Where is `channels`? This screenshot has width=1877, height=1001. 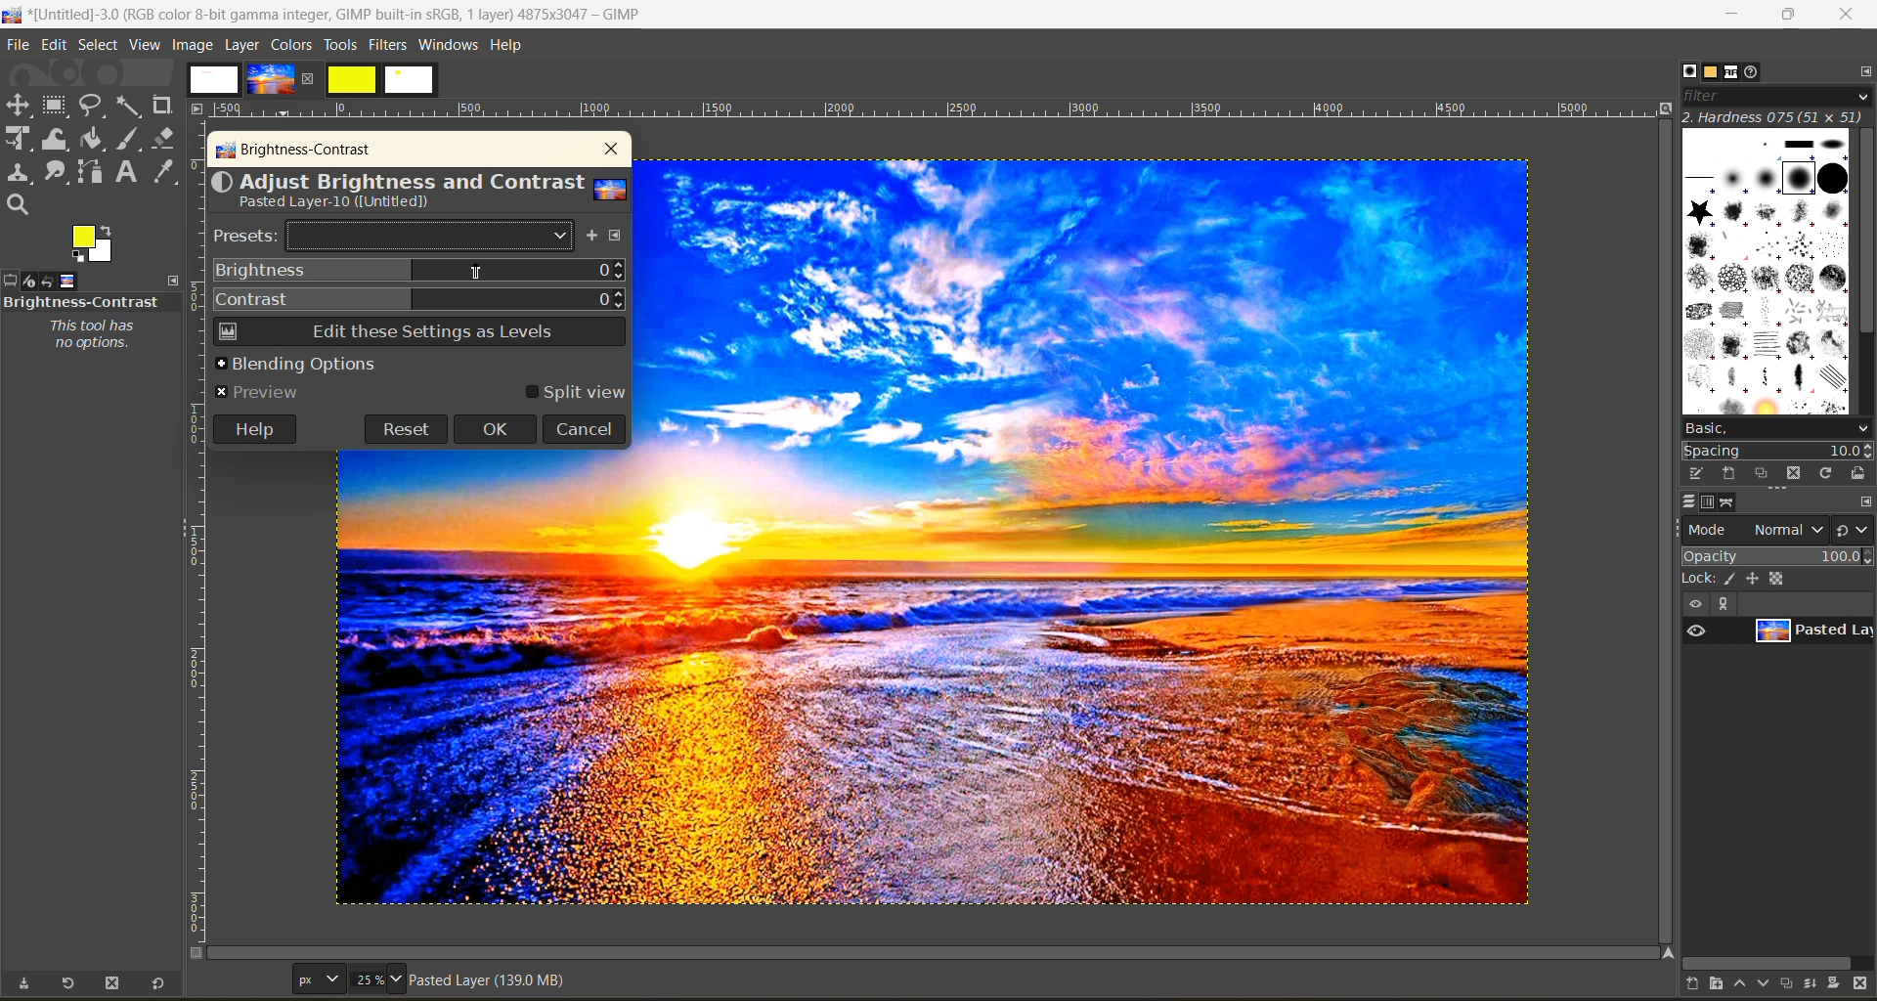 channels is located at coordinates (1708, 502).